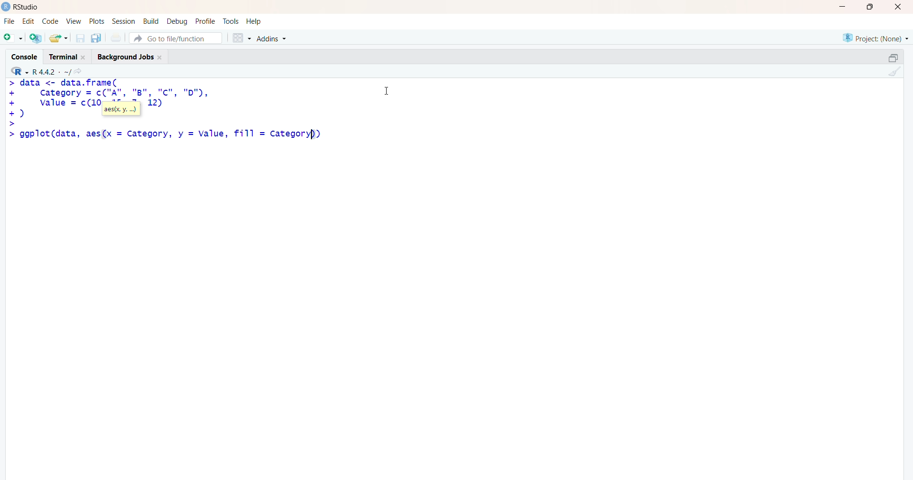 The height and width of the screenshot is (480, 913). Describe the element at coordinates (150, 21) in the screenshot. I see `build` at that location.